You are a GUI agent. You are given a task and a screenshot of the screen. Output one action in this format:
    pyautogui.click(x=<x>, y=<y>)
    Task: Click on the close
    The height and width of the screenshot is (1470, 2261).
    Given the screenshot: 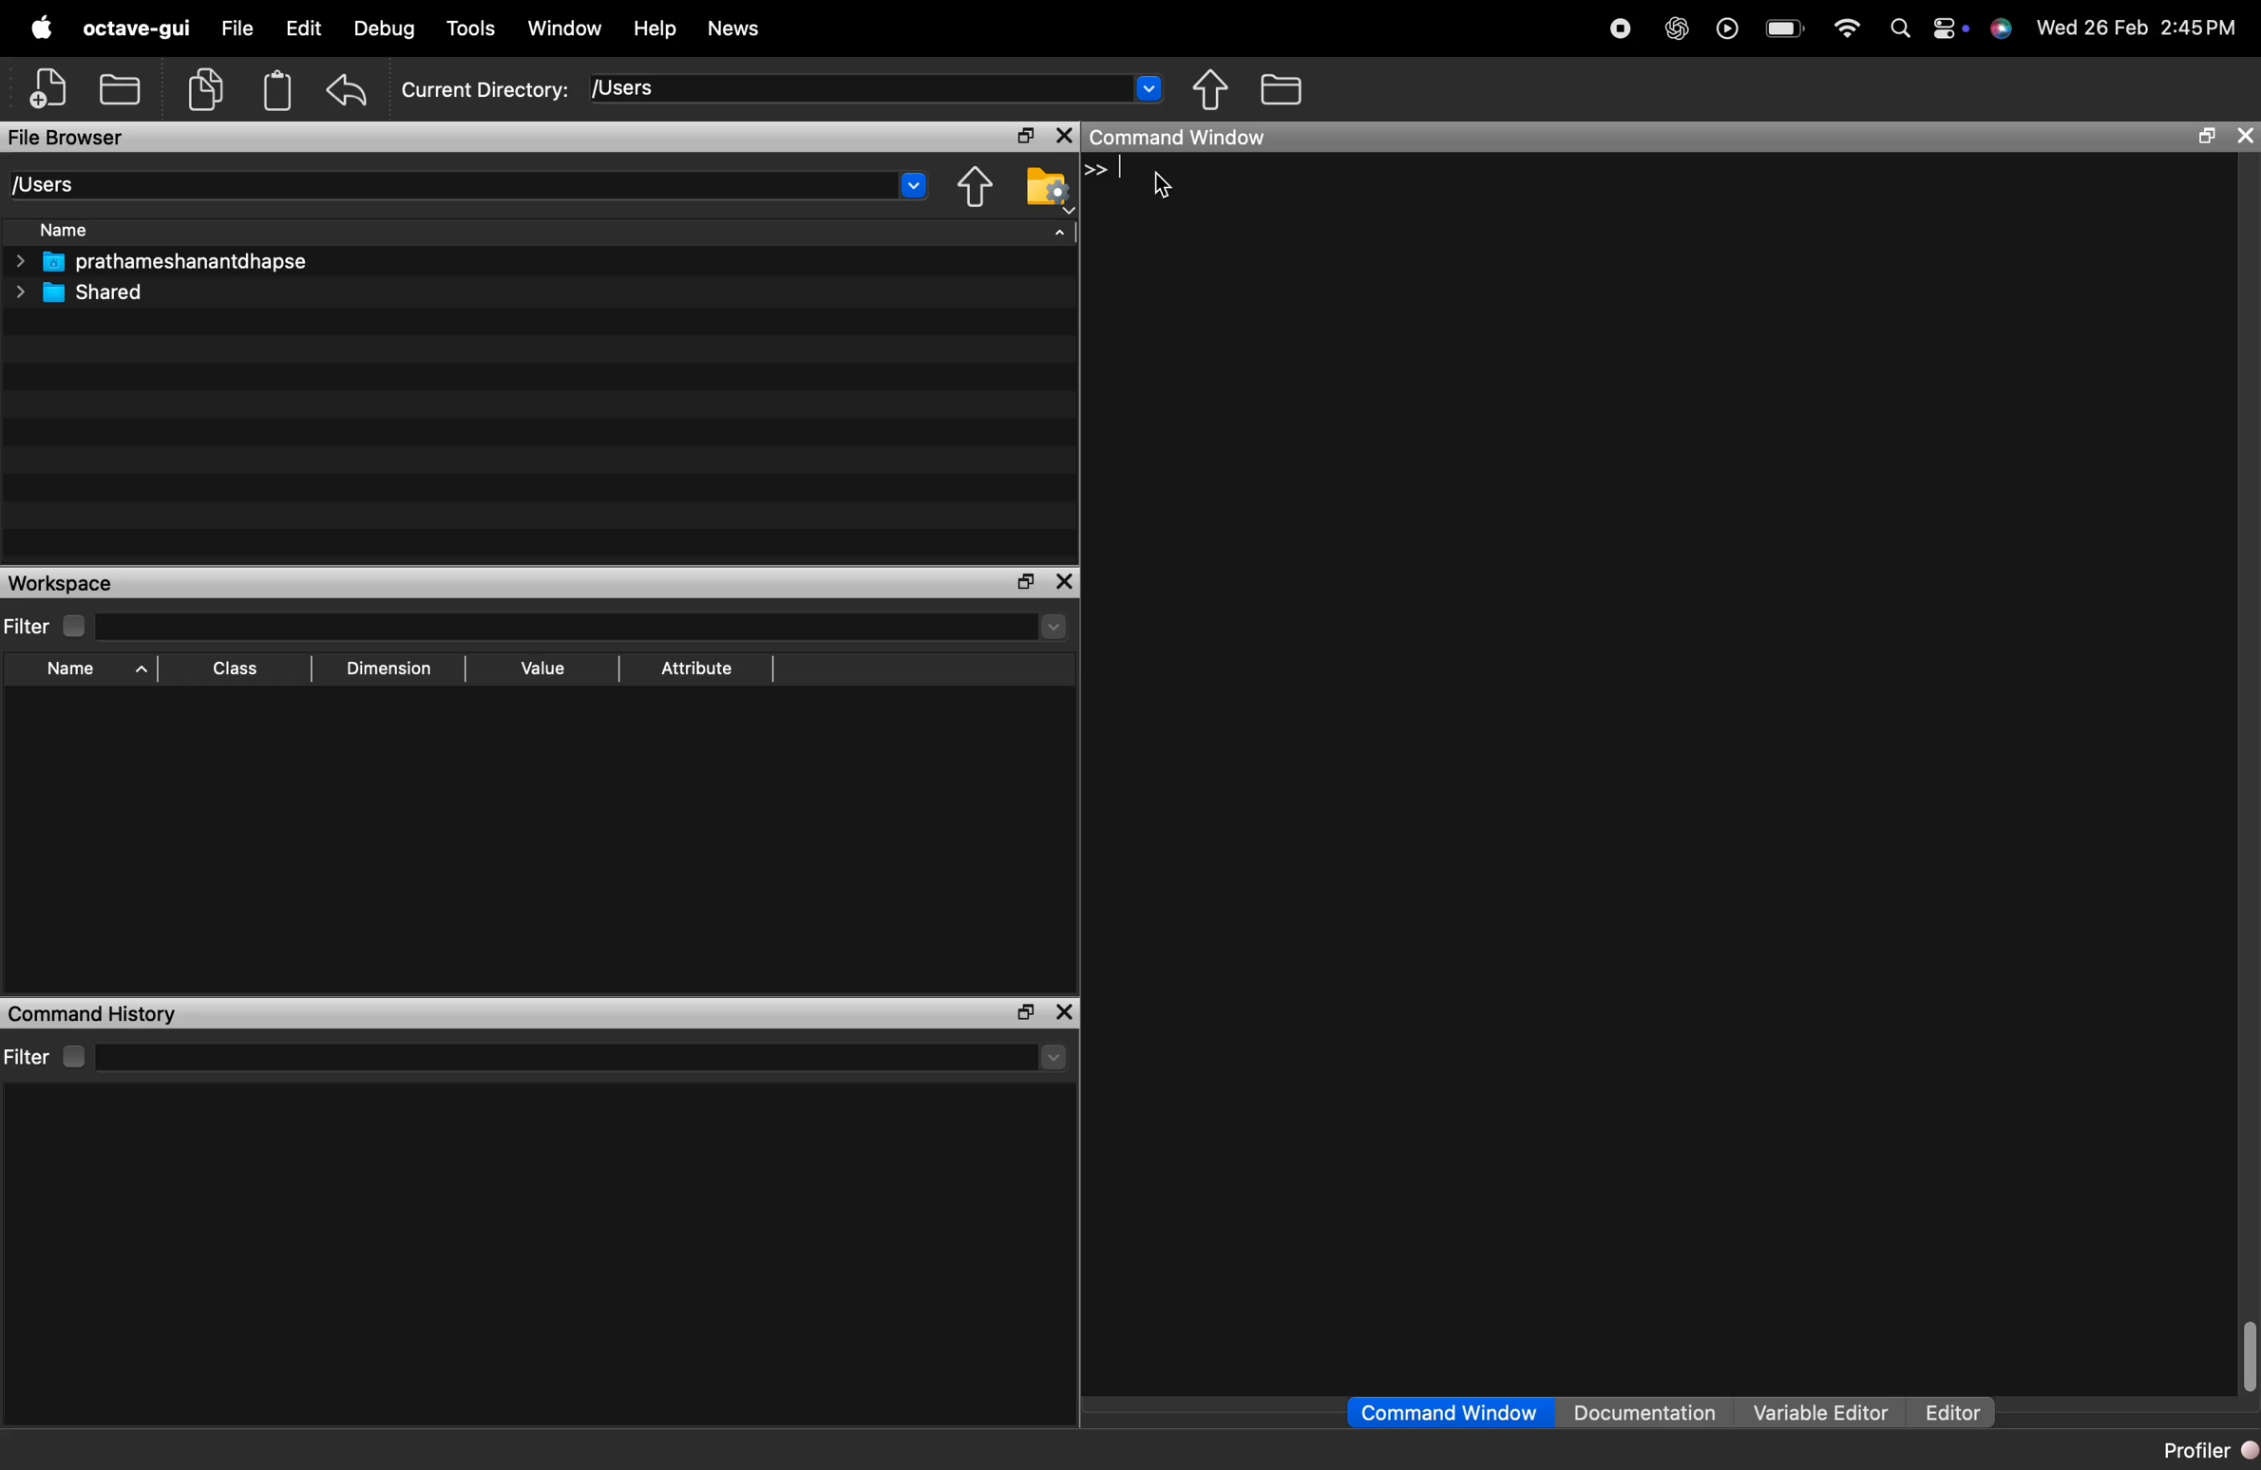 What is the action you would take?
    pyautogui.click(x=2247, y=137)
    